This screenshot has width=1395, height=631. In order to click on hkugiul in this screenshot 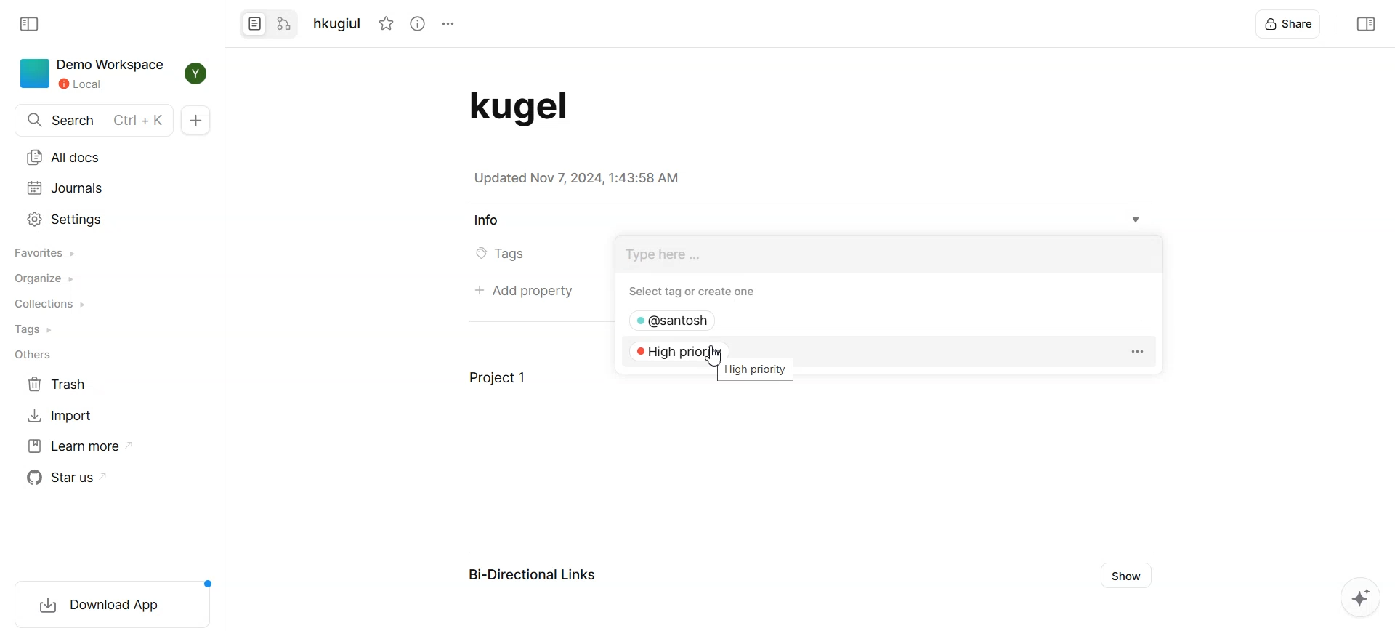, I will do `click(341, 24)`.